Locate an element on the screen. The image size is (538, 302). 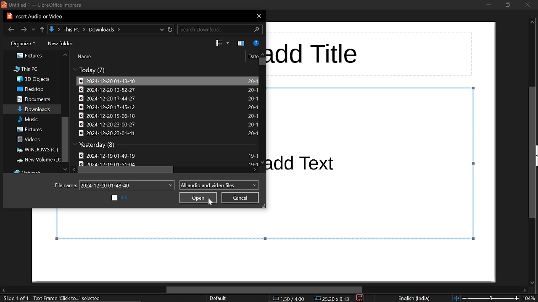
vretical scrollbar is located at coordinates (65, 140).